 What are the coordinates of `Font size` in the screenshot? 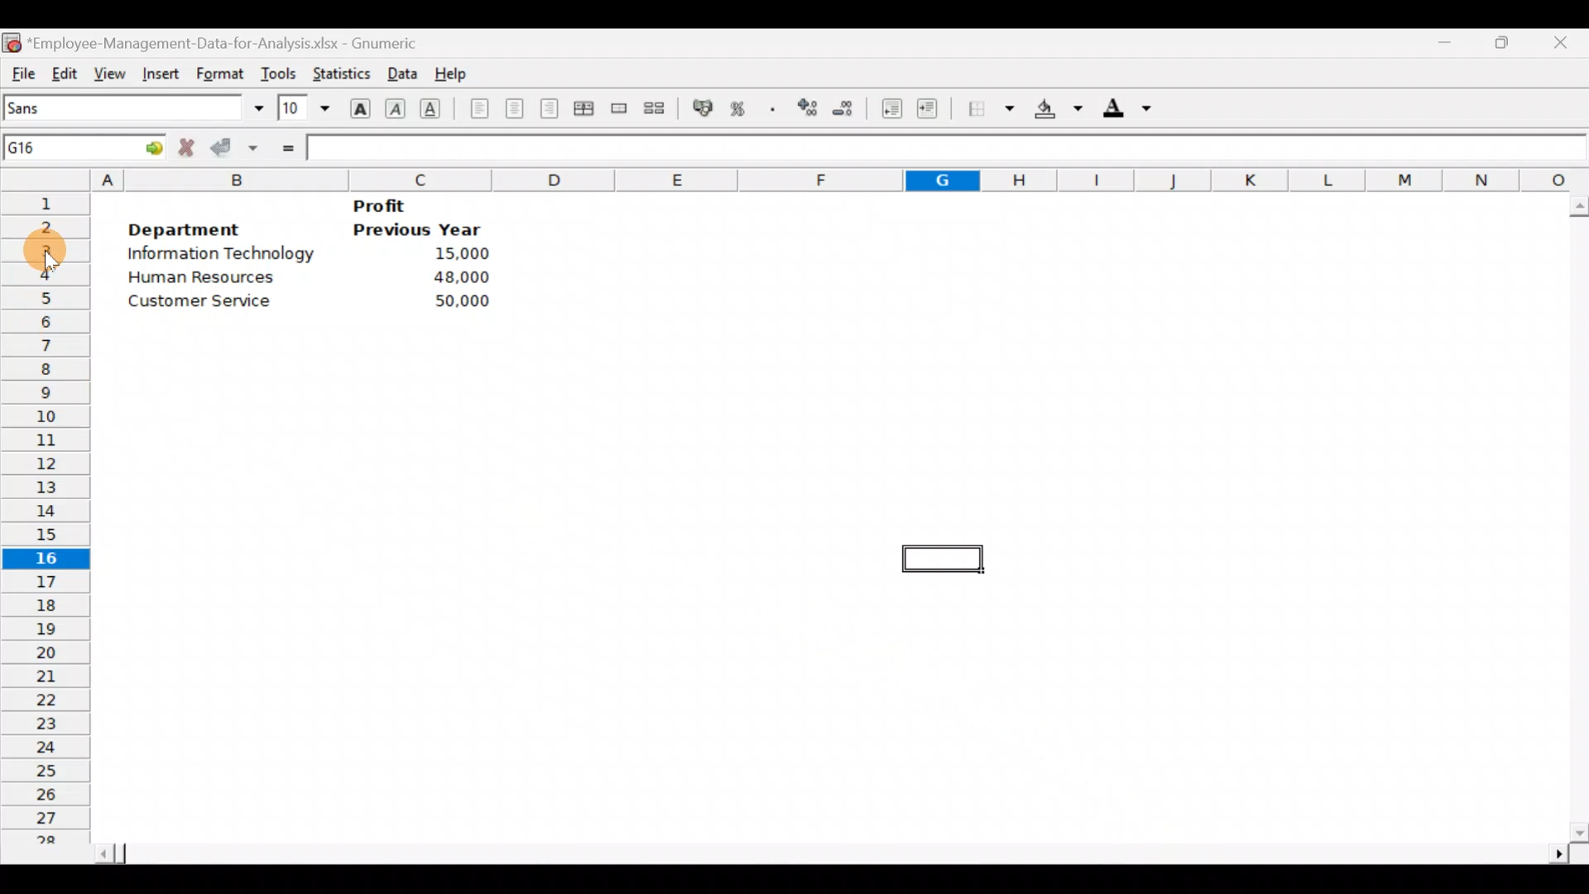 It's located at (304, 108).